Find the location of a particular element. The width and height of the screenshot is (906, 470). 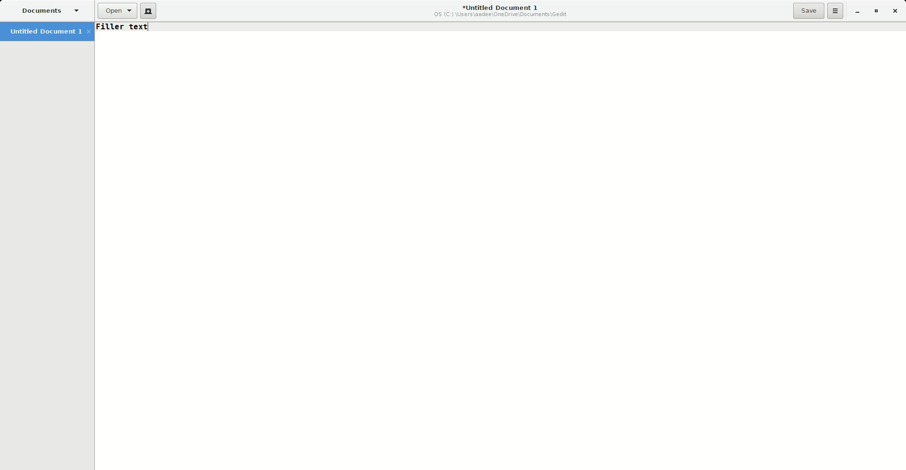

Minimize is located at coordinates (857, 12).